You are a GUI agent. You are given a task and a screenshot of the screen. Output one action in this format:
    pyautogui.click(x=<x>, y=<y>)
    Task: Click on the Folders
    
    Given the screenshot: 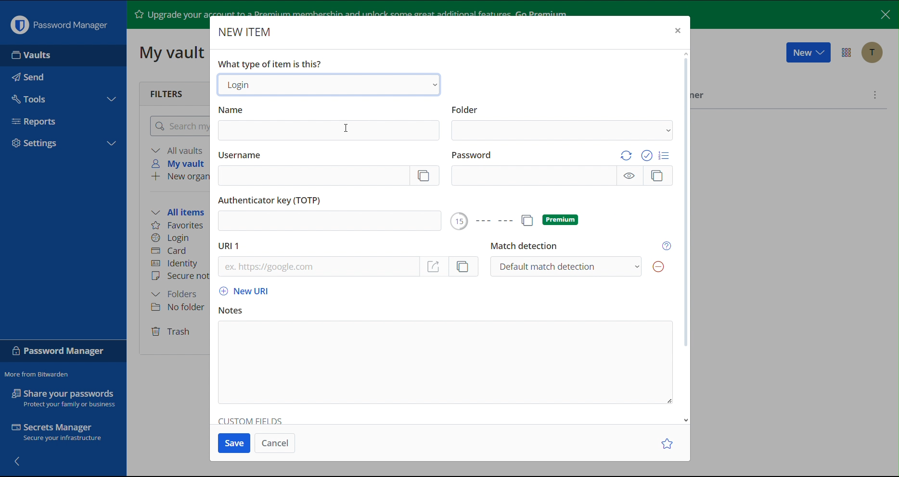 What is the action you would take?
    pyautogui.click(x=176, y=294)
    